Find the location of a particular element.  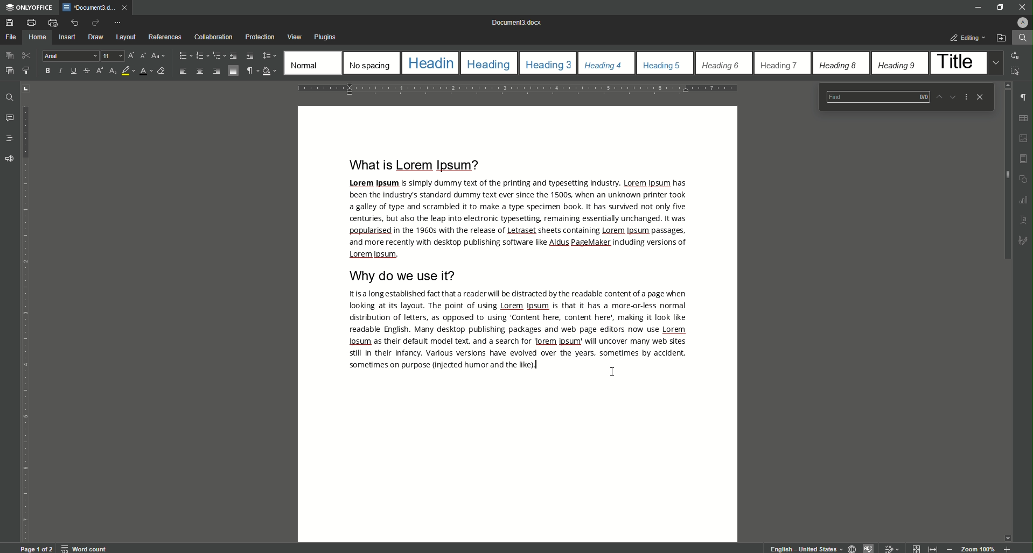

Clear Style is located at coordinates (160, 70).